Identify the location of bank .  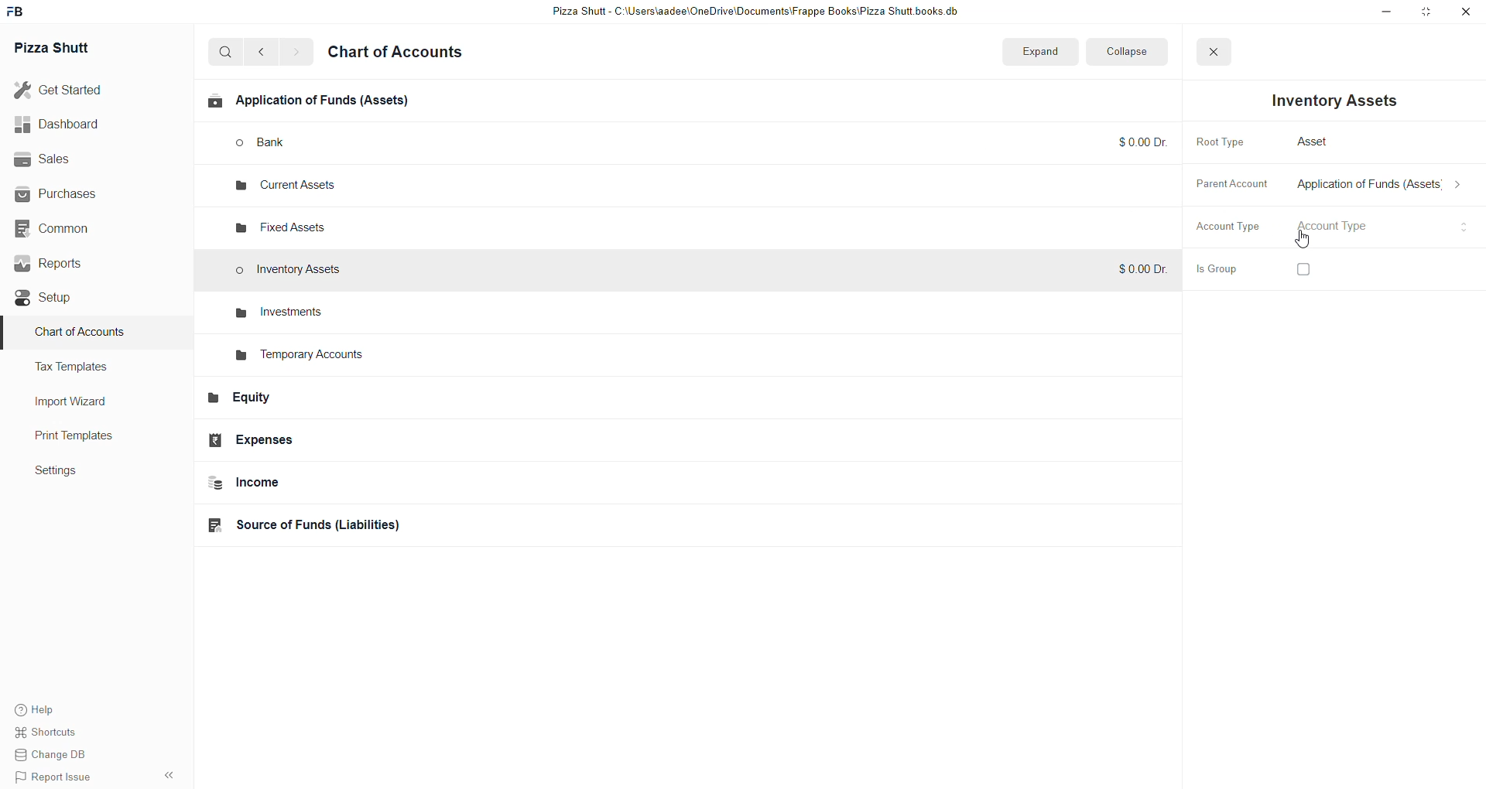
(285, 143).